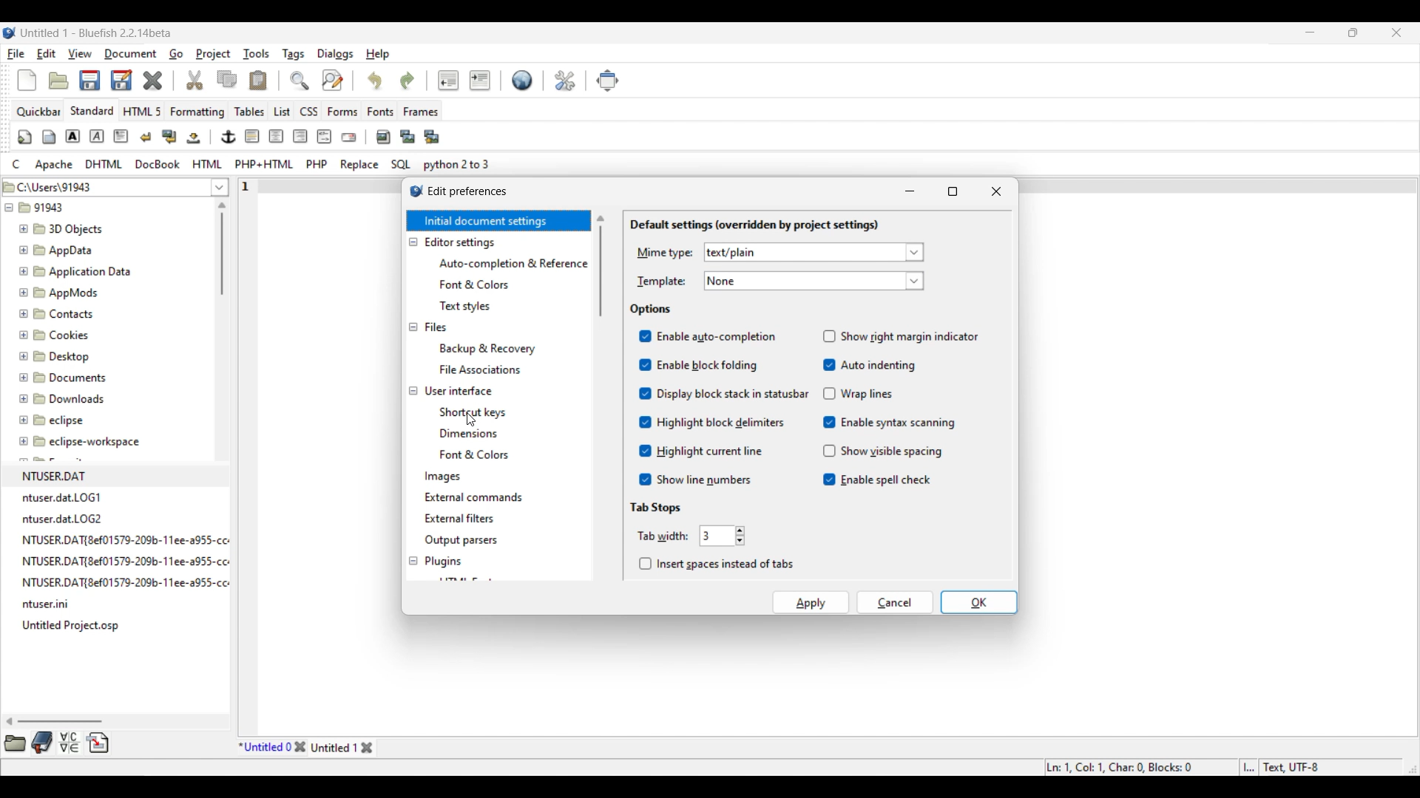  Describe the element at coordinates (257, 54) in the screenshot. I see `Tools menu` at that location.